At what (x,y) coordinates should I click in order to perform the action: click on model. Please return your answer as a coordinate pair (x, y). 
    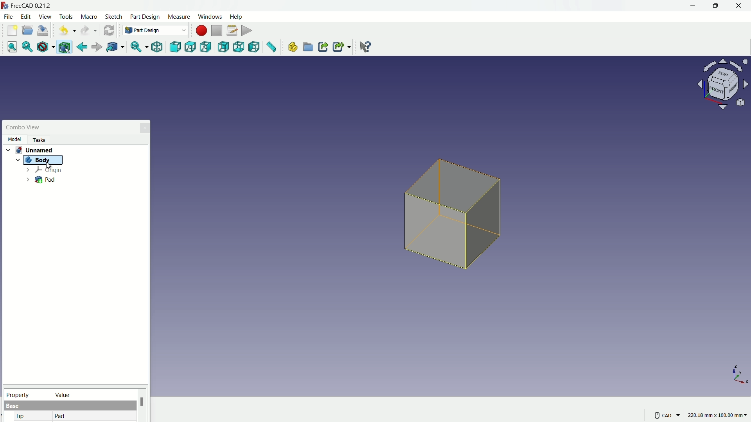
    Looking at the image, I should click on (14, 139).